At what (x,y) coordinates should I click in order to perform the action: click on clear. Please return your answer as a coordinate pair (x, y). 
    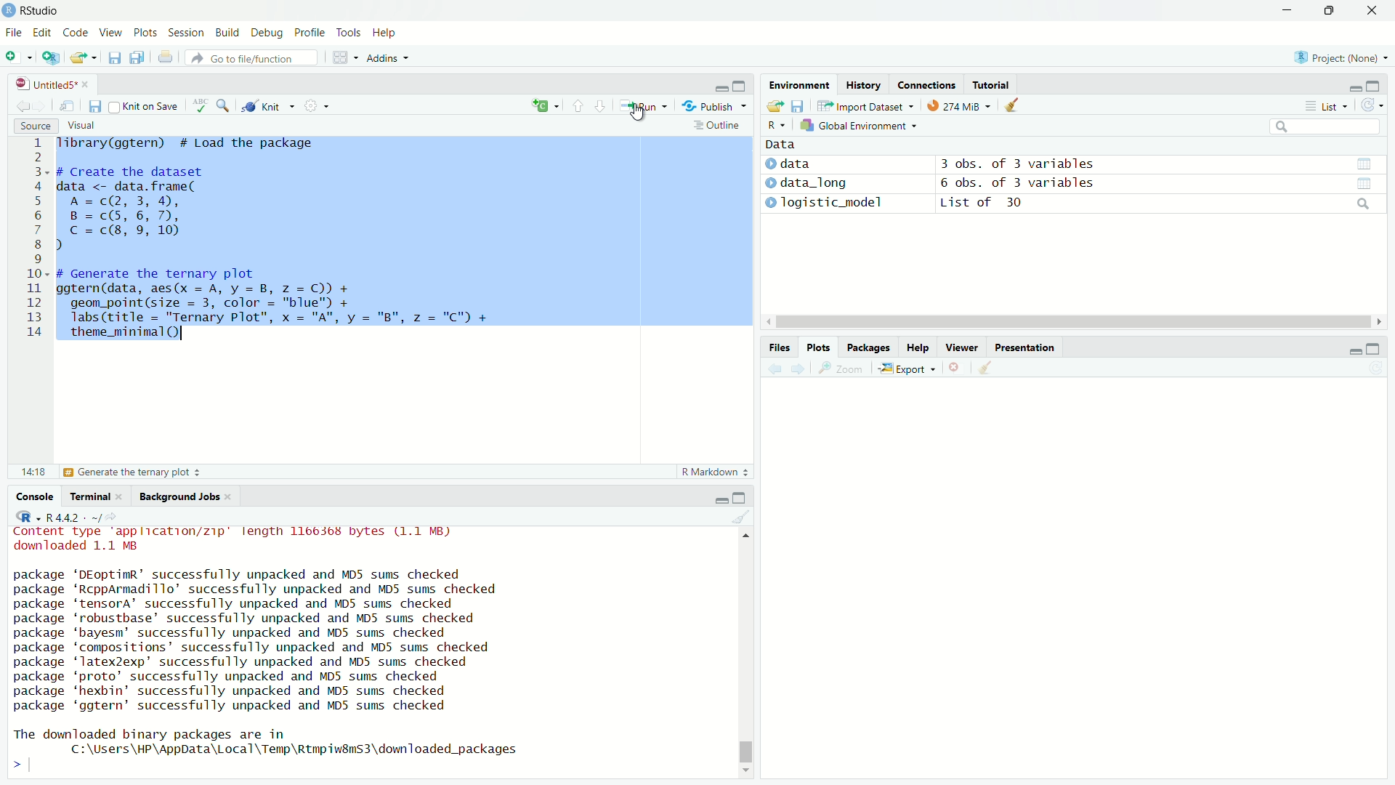
    Looking at the image, I should click on (984, 367).